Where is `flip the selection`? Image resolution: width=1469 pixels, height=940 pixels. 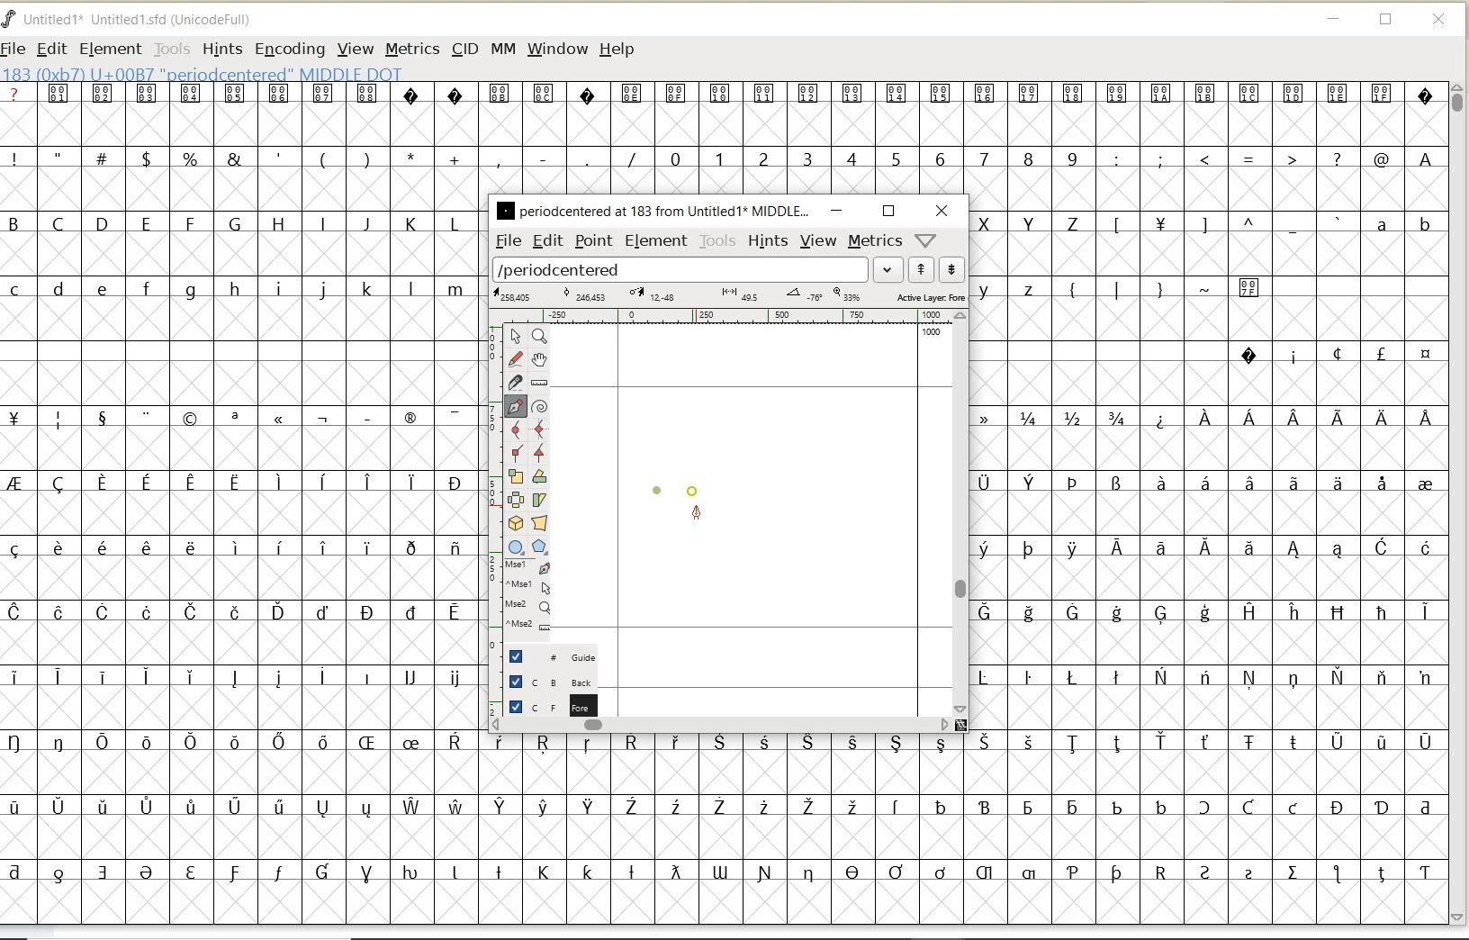 flip the selection is located at coordinates (517, 500).